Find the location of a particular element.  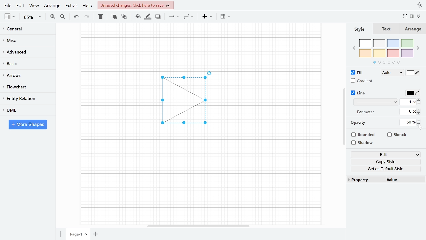

Shadow is located at coordinates (365, 143).